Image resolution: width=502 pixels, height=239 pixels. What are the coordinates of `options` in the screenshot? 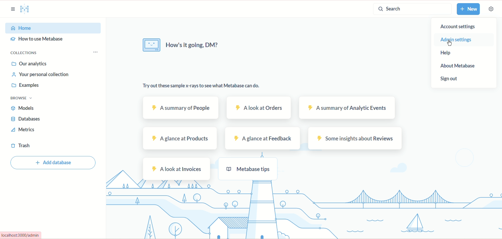 It's located at (95, 53).